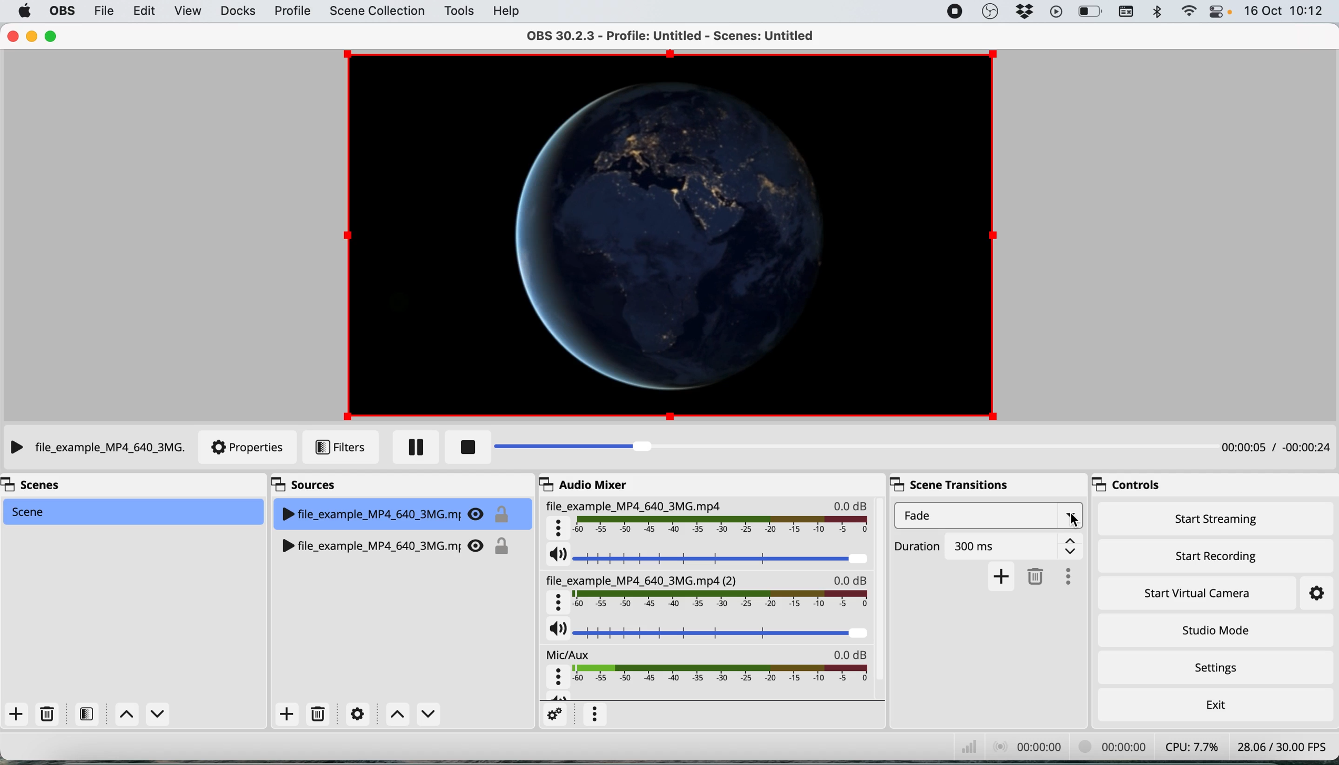 This screenshot has width=1339, height=765. Describe the element at coordinates (657, 35) in the screenshot. I see `OBS 30.2.3 - Profile: Untitled - Scenes: Untitled` at that location.